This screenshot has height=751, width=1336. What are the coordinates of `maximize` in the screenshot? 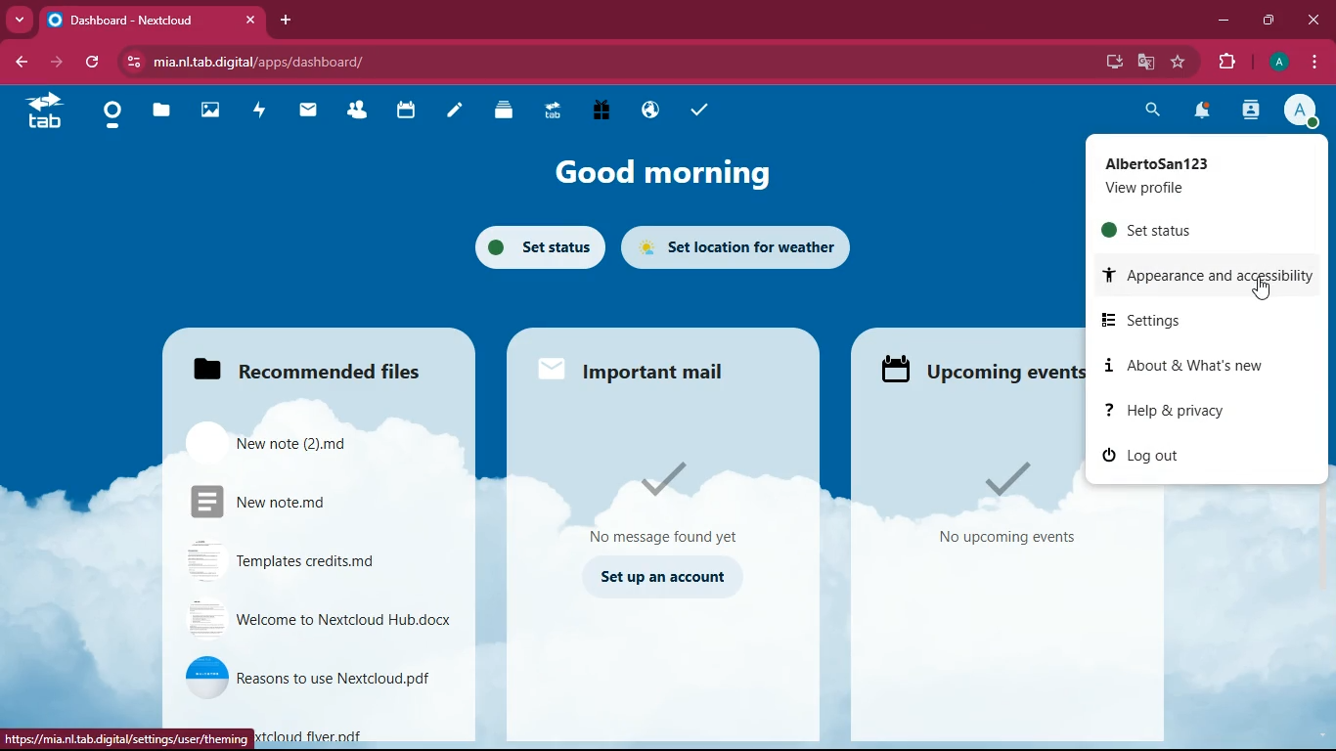 It's located at (1270, 20).